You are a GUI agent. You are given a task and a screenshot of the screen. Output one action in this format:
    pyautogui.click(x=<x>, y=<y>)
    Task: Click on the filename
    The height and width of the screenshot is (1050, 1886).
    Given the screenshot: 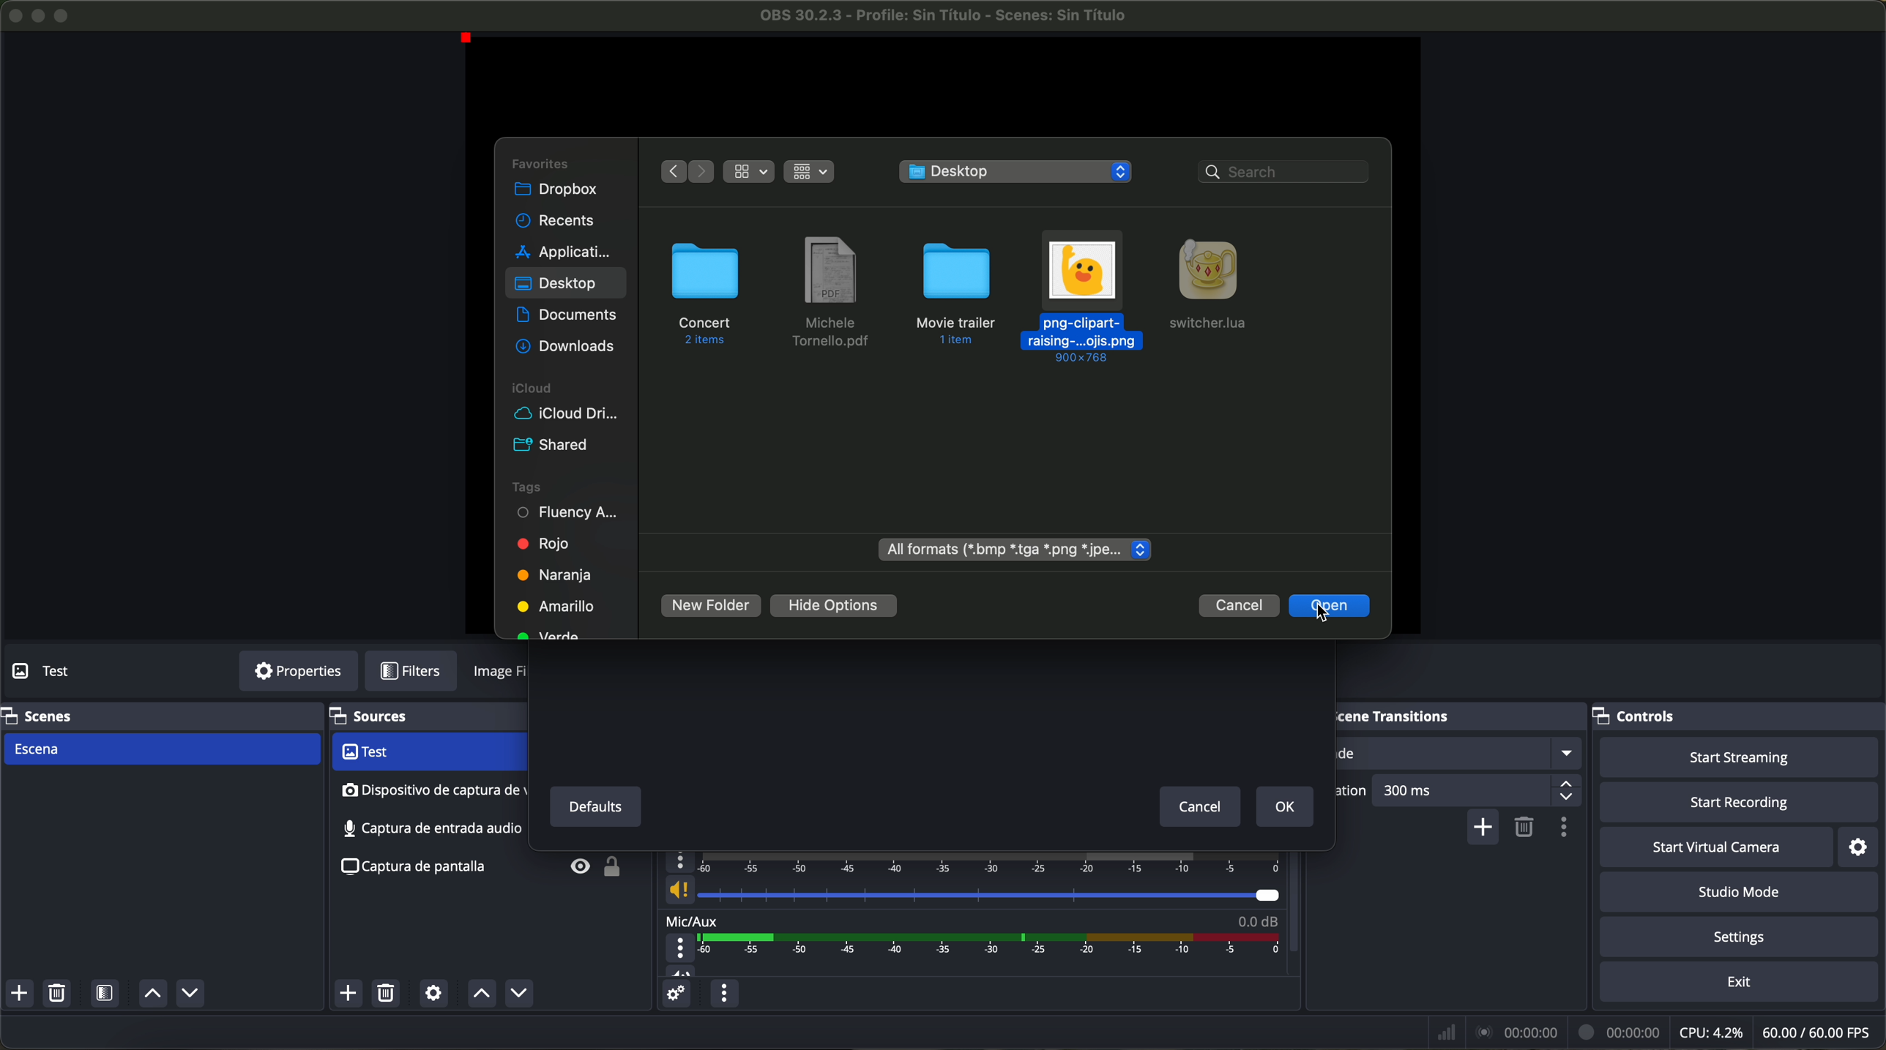 What is the action you would take?
    pyautogui.click(x=945, y=15)
    